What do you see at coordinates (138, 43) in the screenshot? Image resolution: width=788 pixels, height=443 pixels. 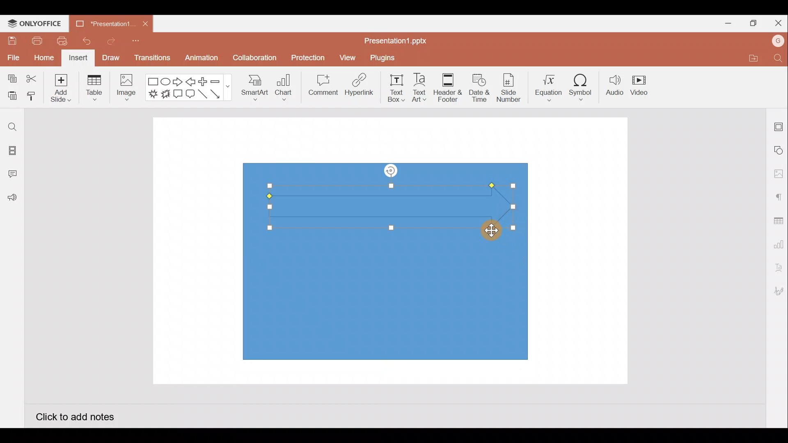 I see `Customize quick access toolbar` at bounding box center [138, 43].